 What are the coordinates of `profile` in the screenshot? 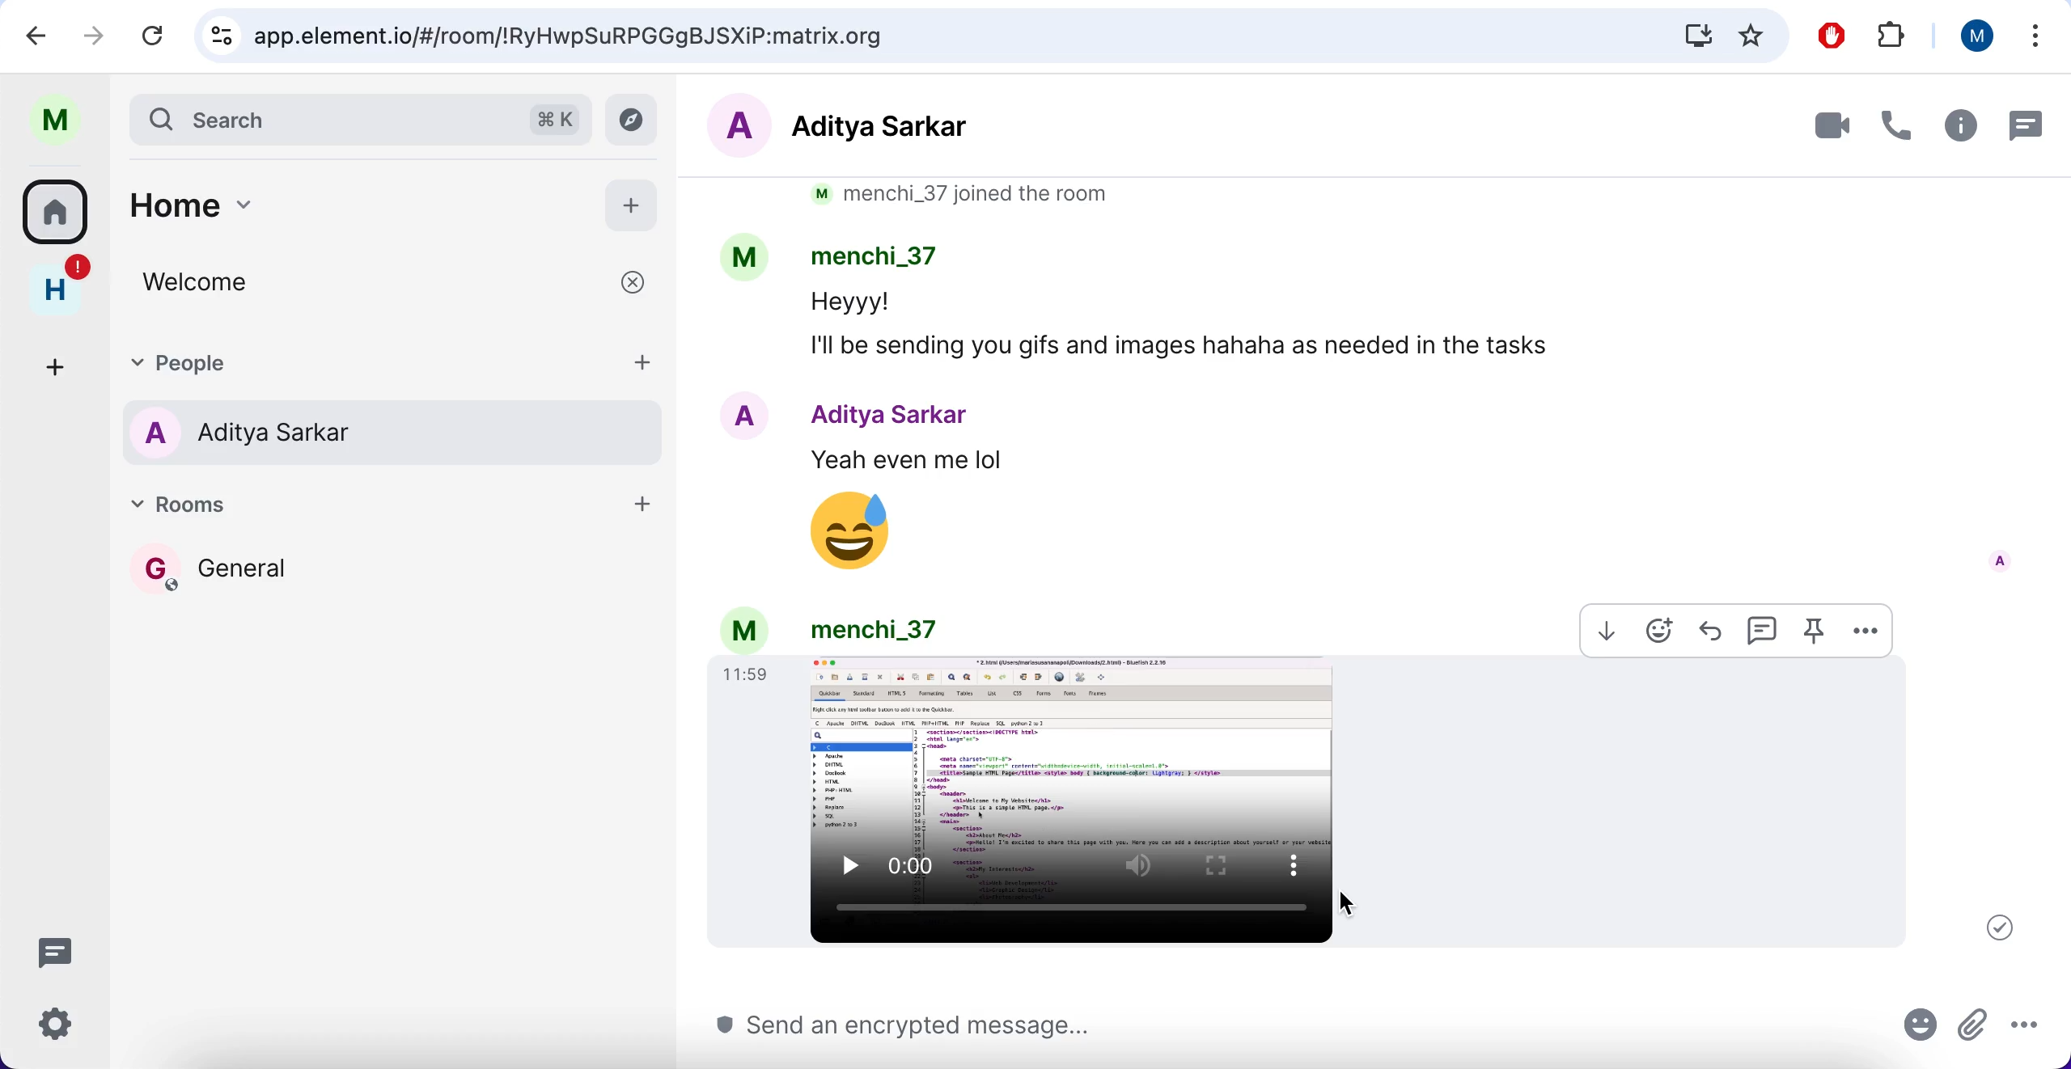 It's located at (61, 116).